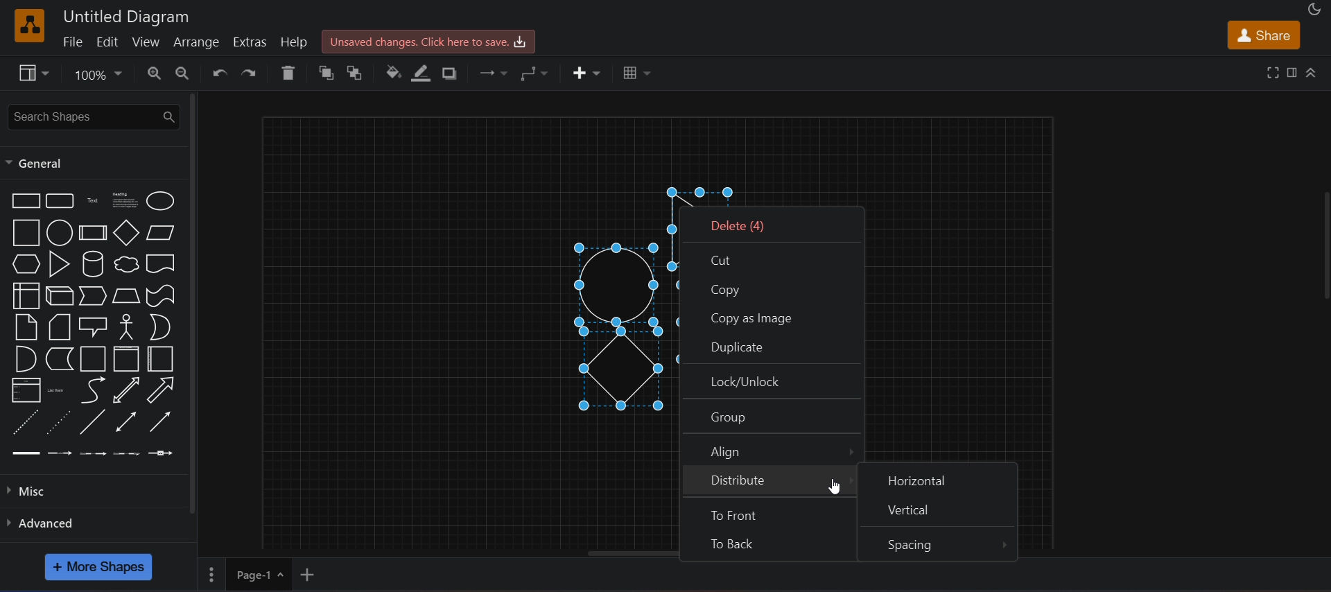 This screenshot has height=592, width=1331. What do you see at coordinates (71, 42) in the screenshot?
I see `file` at bounding box center [71, 42].